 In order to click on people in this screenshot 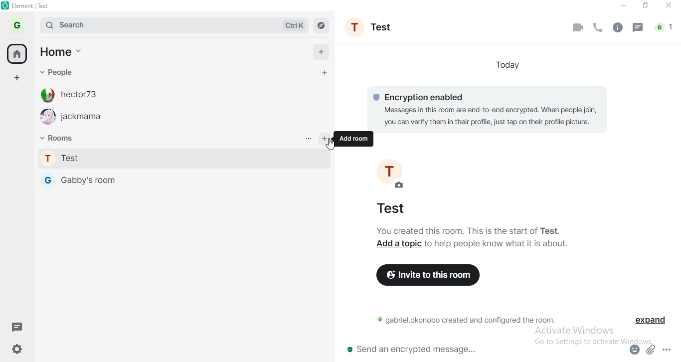, I will do `click(64, 71)`.